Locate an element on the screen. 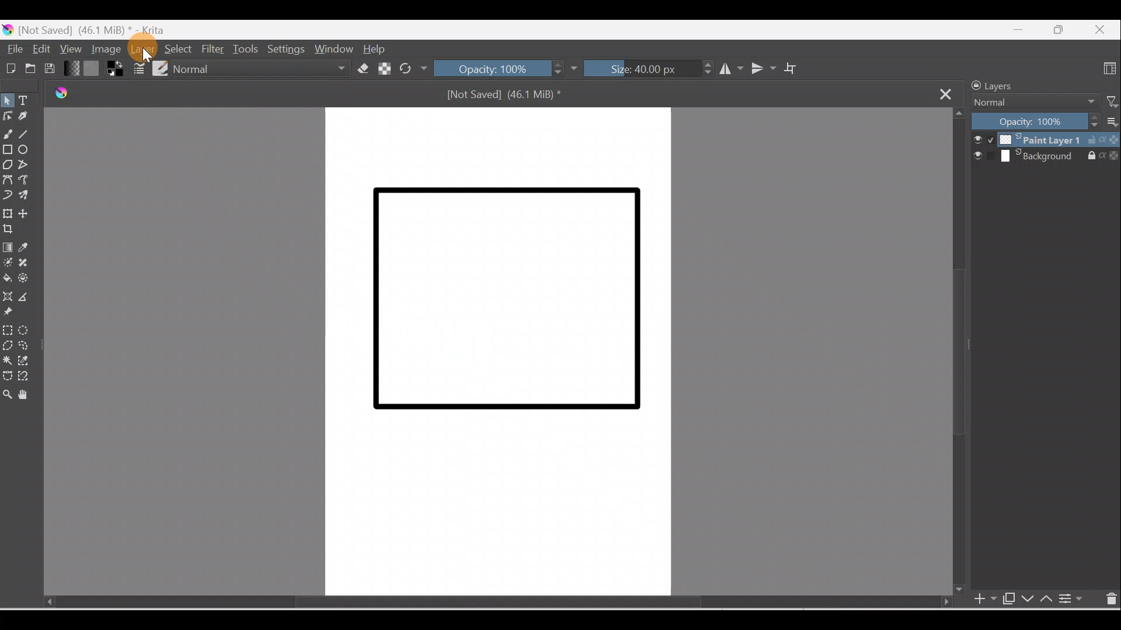  Minimize is located at coordinates (1015, 33).